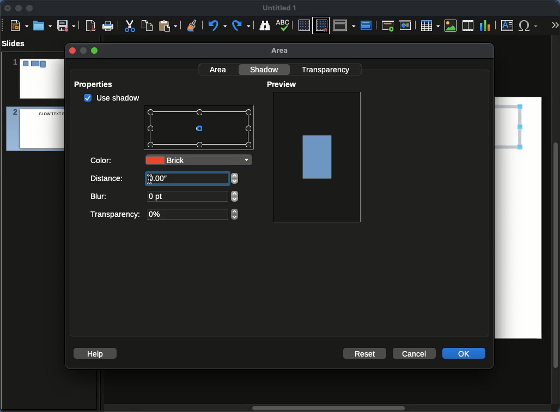 Image resolution: width=560 pixels, height=412 pixels. What do you see at coordinates (71, 51) in the screenshot?
I see `close` at bounding box center [71, 51].